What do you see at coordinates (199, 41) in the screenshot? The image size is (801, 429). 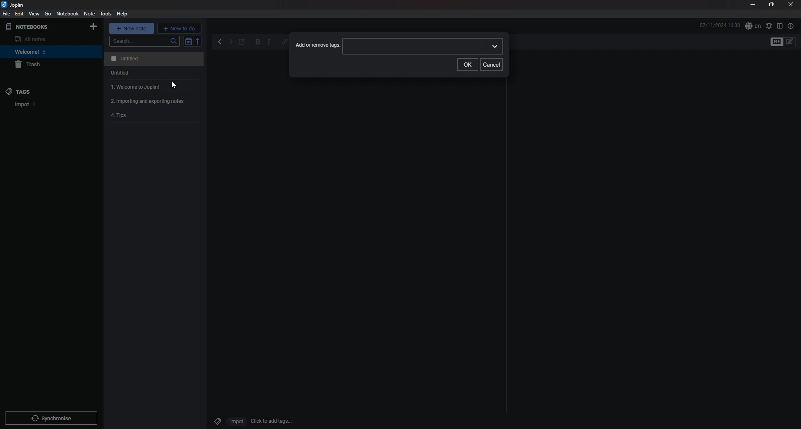 I see `reverse sort order` at bounding box center [199, 41].